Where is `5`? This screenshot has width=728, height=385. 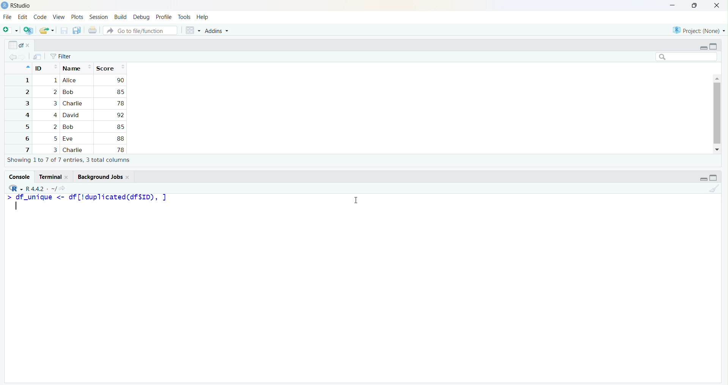
5 is located at coordinates (56, 139).